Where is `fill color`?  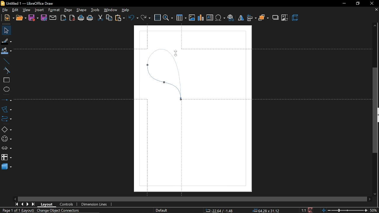
fill color is located at coordinates (7, 51).